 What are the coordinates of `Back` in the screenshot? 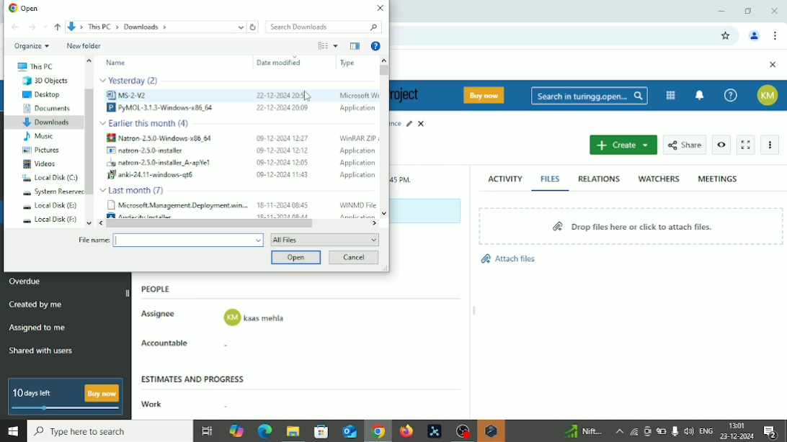 It's located at (15, 27).